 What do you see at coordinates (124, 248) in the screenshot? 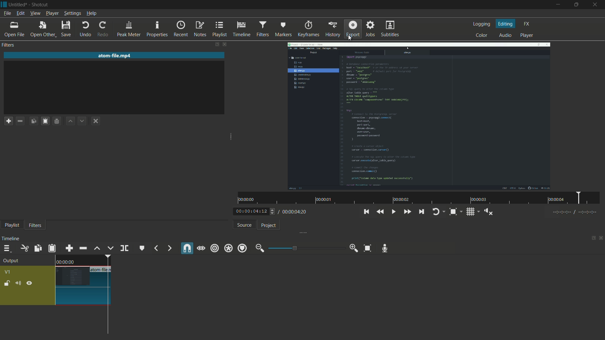
I see `split at playhead` at bounding box center [124, 248].